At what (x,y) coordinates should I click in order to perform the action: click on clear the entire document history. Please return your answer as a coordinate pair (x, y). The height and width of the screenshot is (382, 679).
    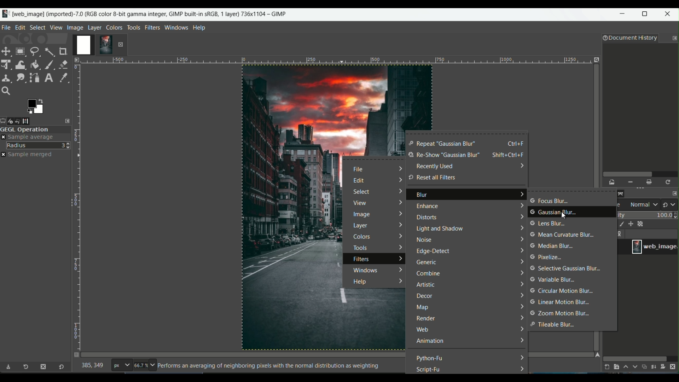
    Looking at the image, I should click on (650, 182).